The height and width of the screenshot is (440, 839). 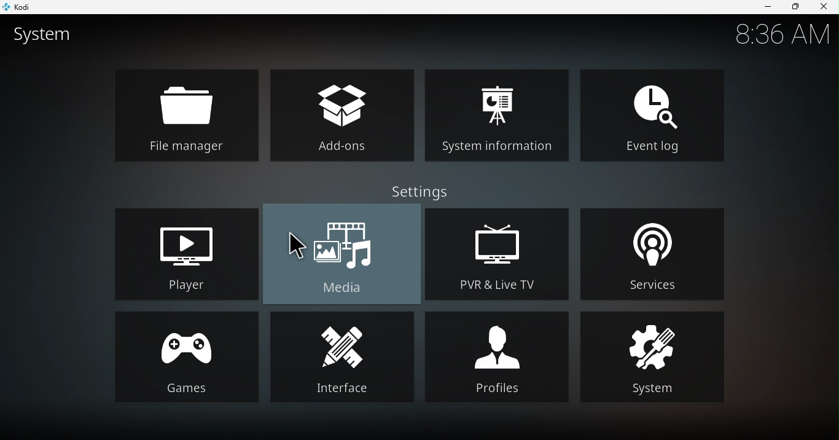 I want to click on System, so click(x=46, y=35).